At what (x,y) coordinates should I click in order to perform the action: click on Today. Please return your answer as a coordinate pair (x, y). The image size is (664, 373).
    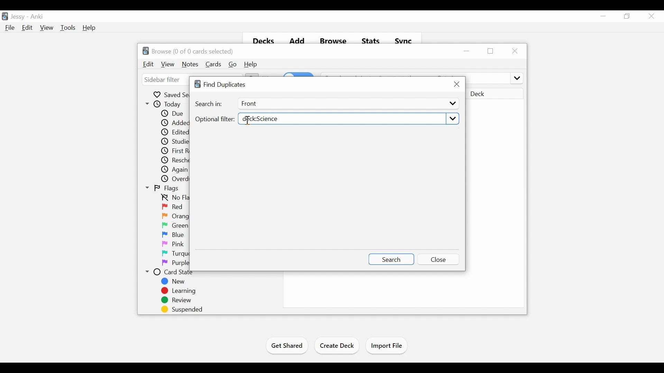
    Looking at the image, I should click on (164, 104).